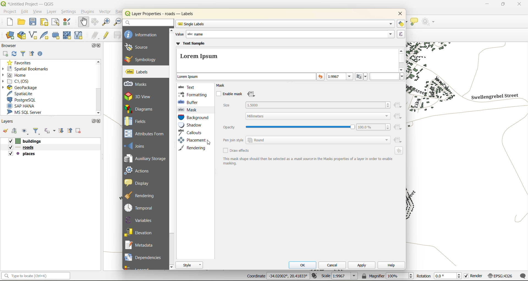 The height and width of the screenshot is (281, 528). I want to click on log messages, so click(521, 276).